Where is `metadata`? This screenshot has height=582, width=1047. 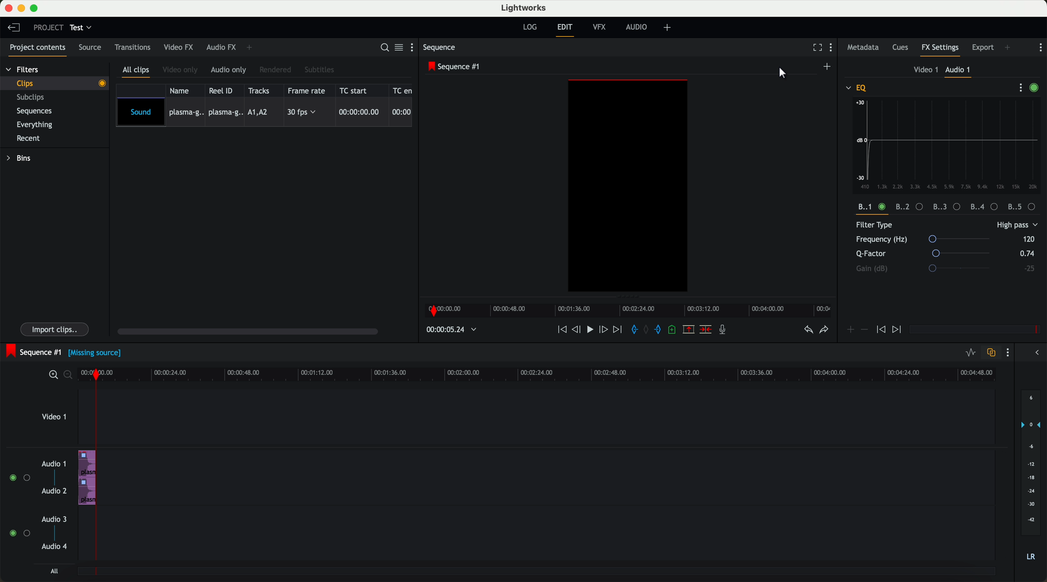
metadata is located at coordinates (863, 48).